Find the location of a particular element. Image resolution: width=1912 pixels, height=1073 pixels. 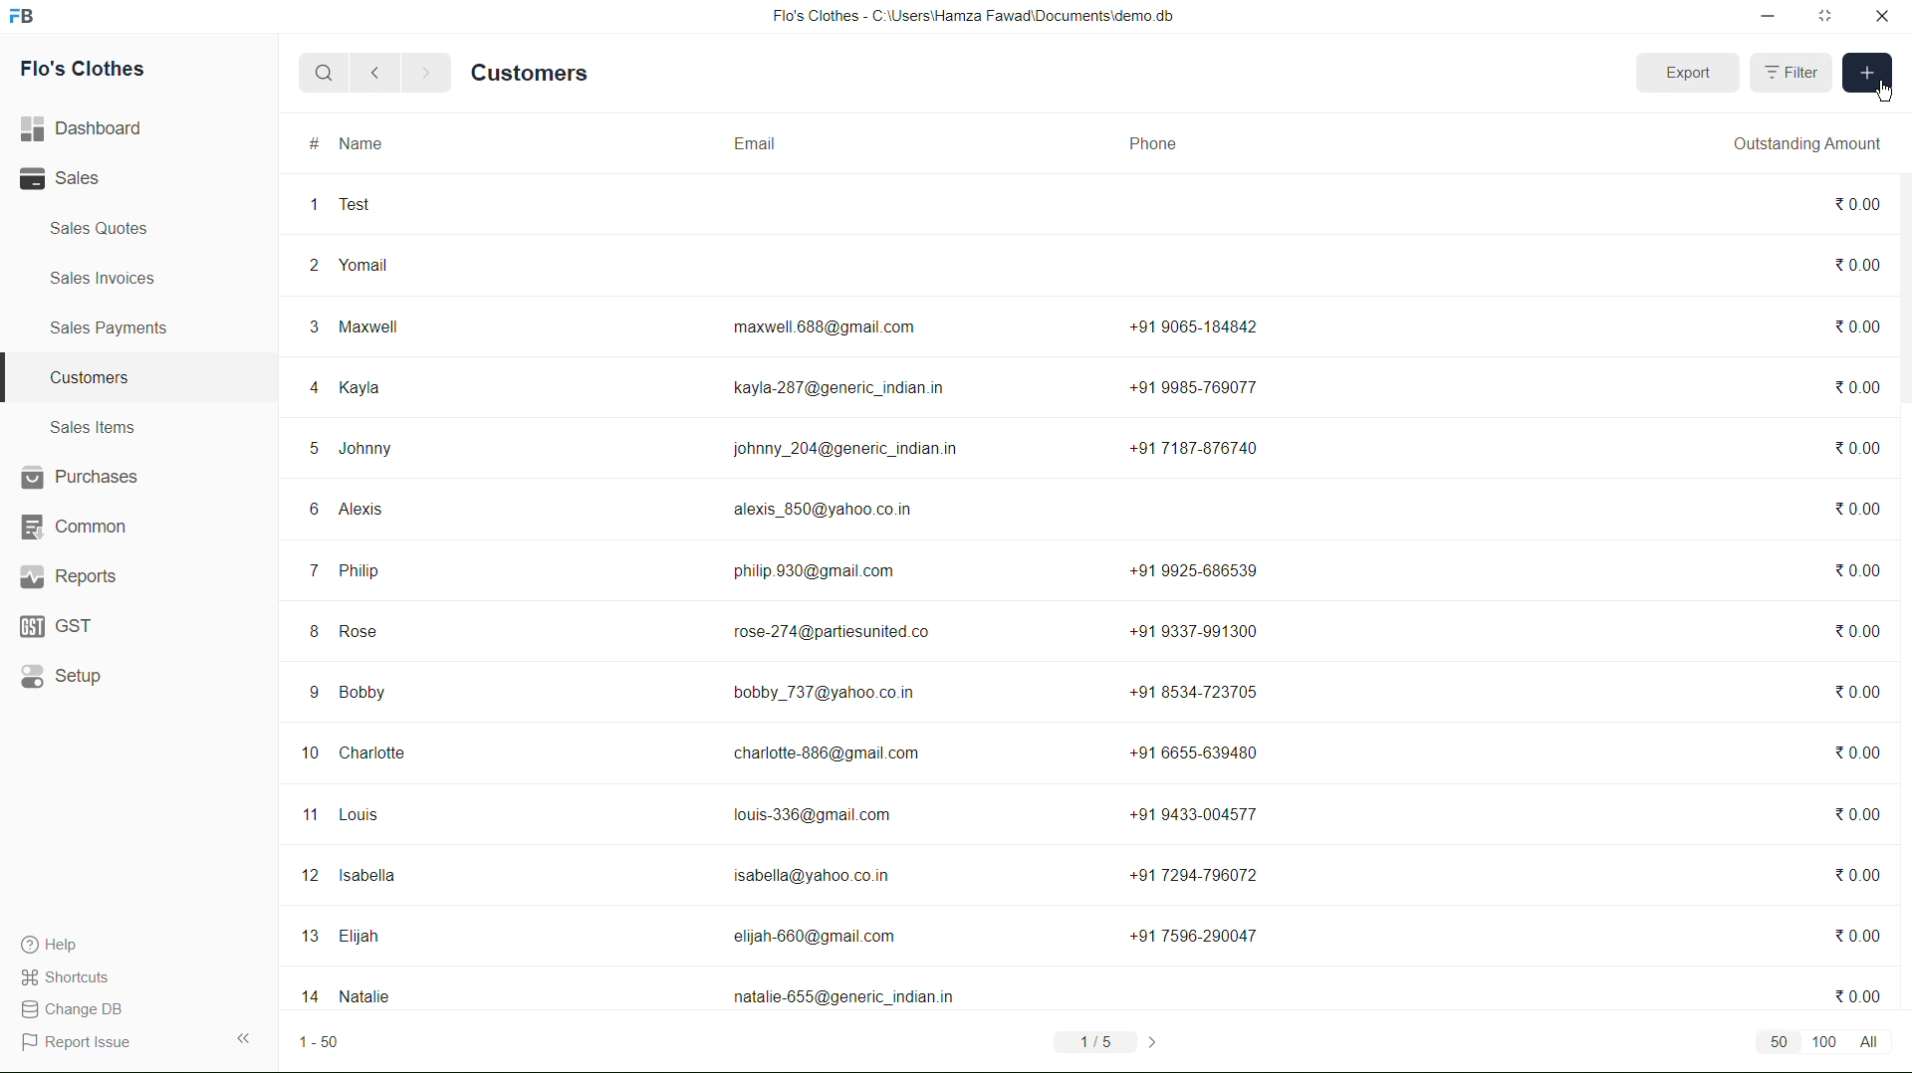

maximize is located at coordinates (1827, 18).